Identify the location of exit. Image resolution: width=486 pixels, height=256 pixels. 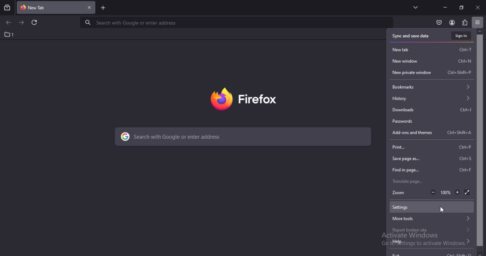
(431, 252).